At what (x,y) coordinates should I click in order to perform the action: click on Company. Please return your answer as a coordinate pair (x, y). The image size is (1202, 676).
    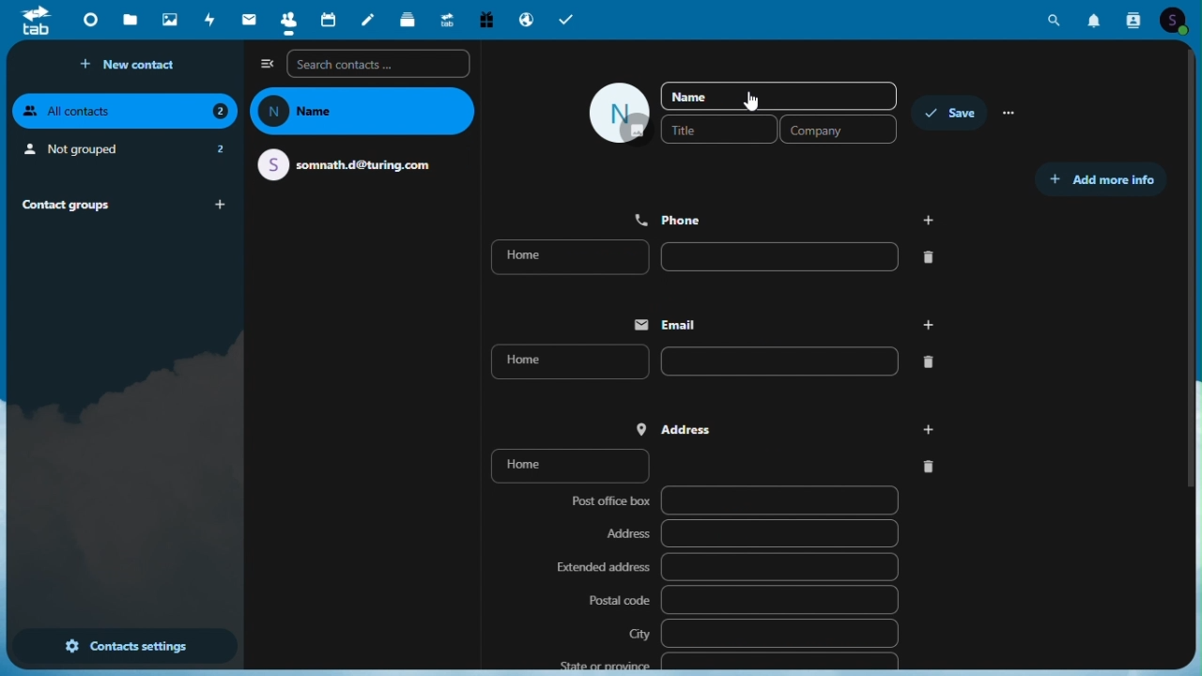
    Looking at the image, I should click on (840, 130).